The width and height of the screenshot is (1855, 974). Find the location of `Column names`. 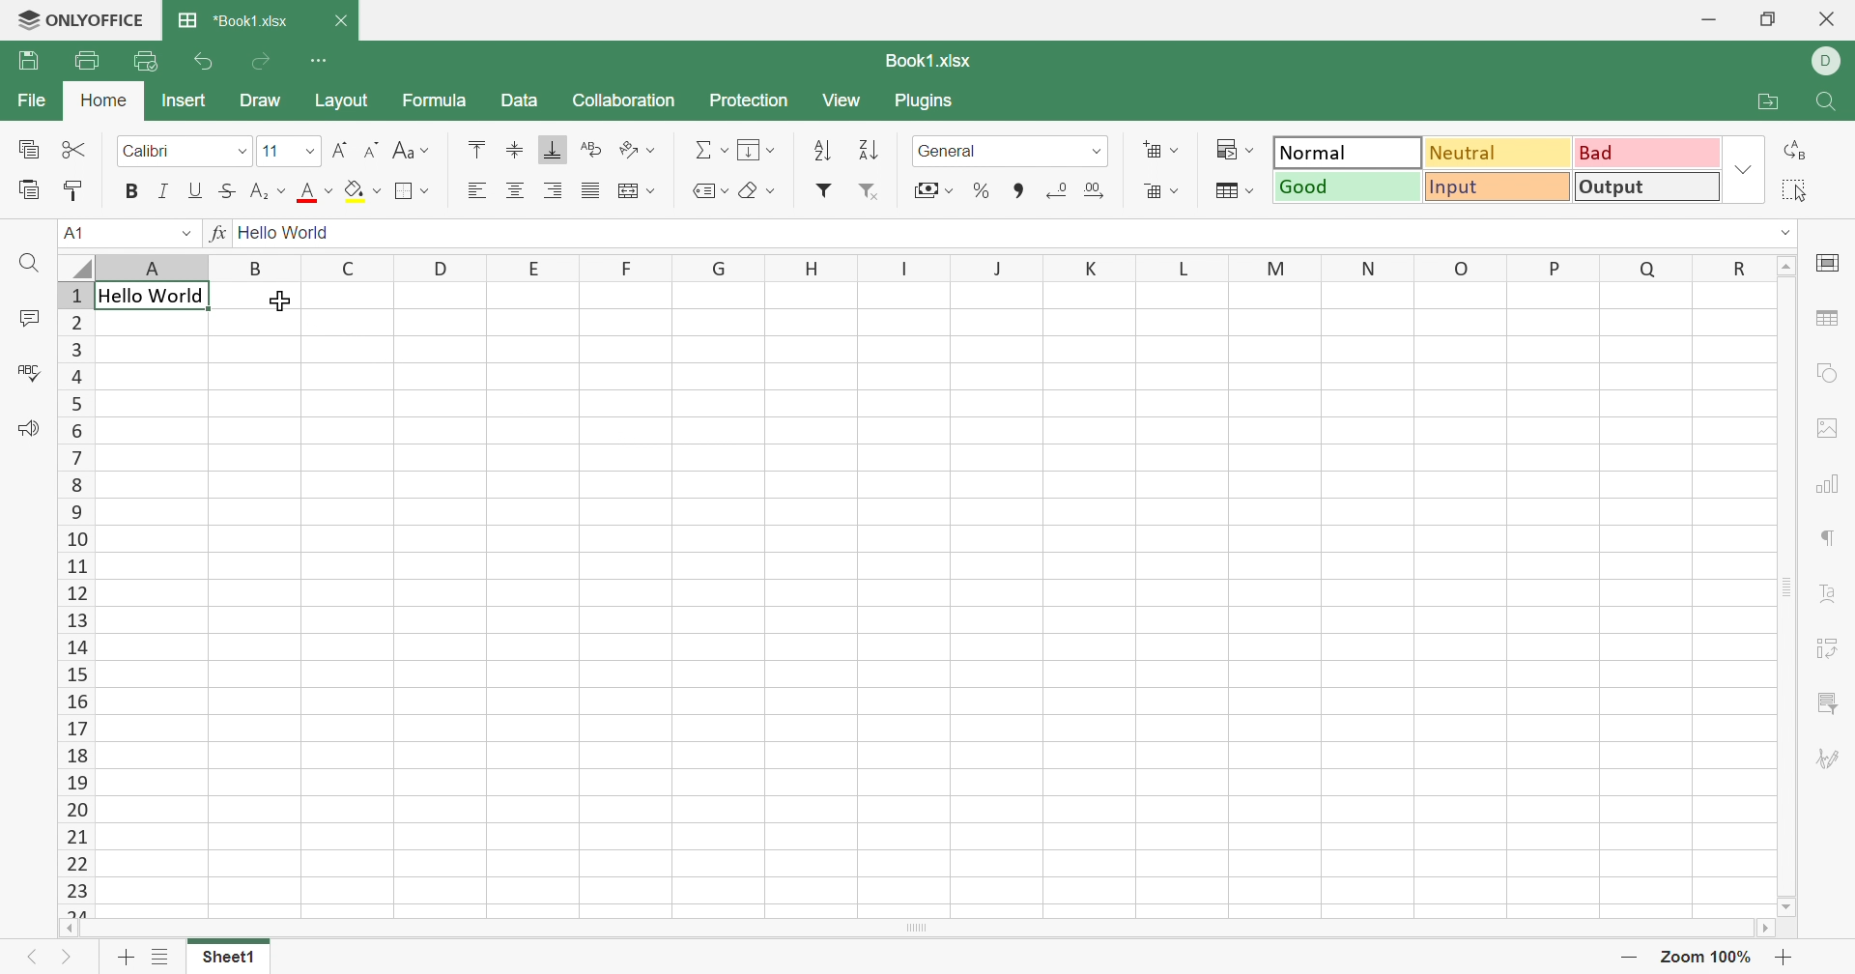

Column names is located at coordinates (926, 267).